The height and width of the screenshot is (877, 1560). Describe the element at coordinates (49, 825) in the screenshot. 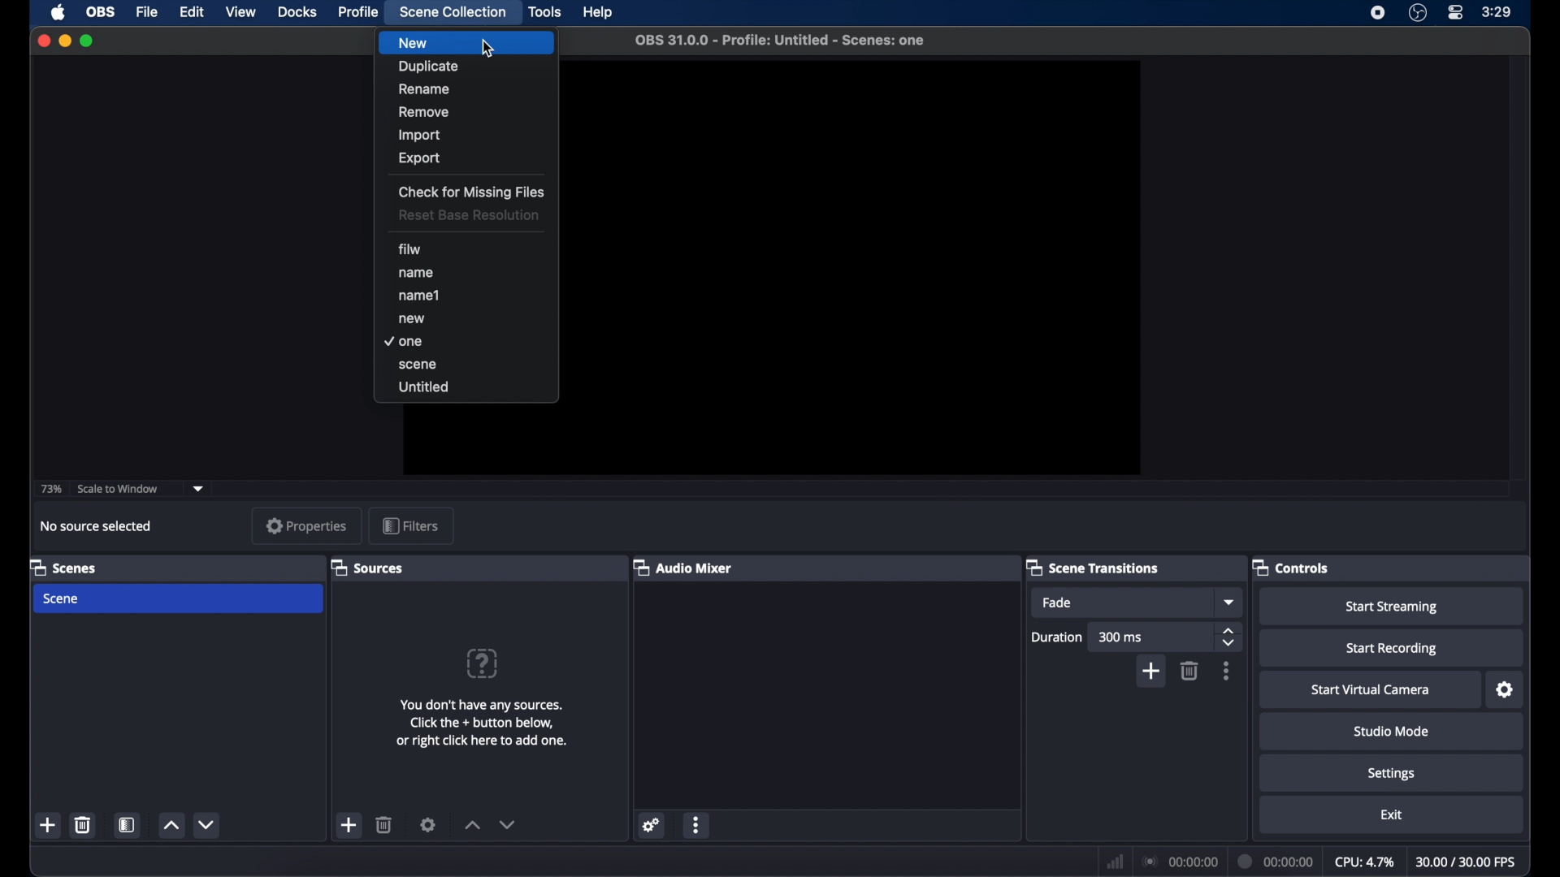

I see `add` at that location.